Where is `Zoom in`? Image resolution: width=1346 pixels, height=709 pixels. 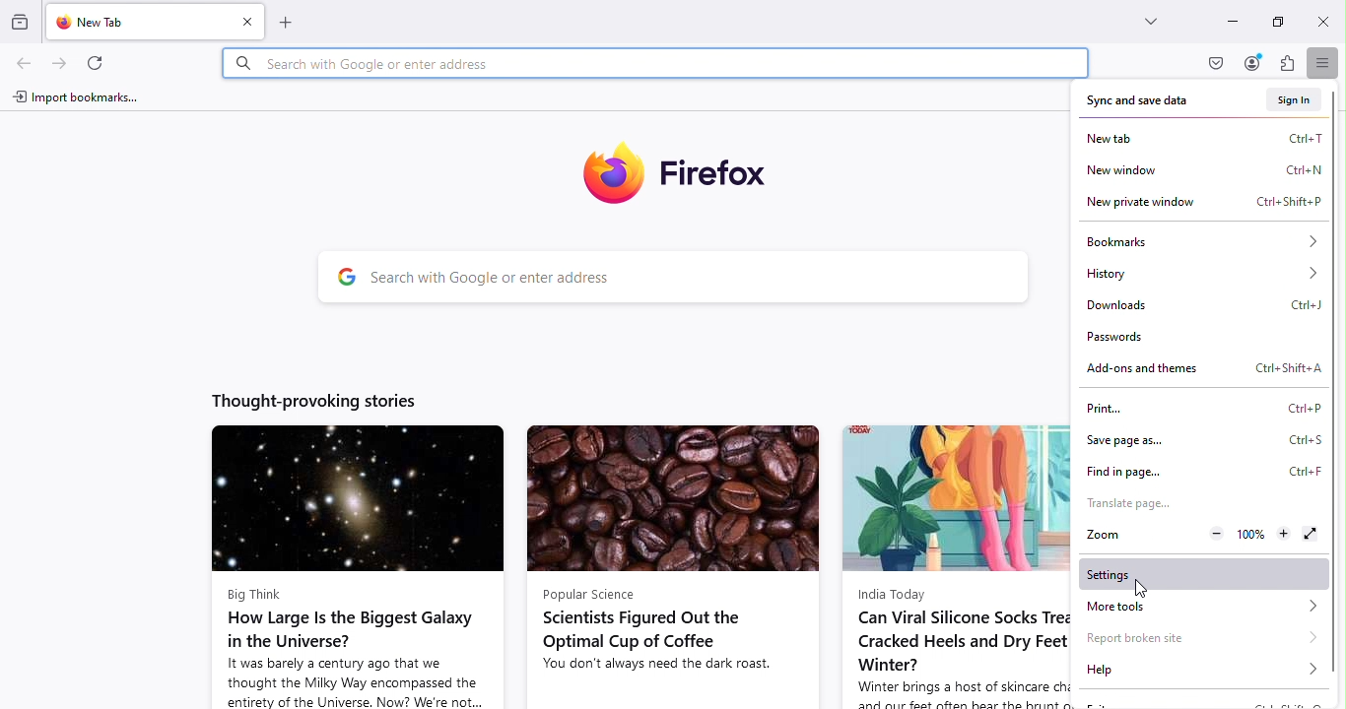
Zoom in is located at coordinates (1282, 534).